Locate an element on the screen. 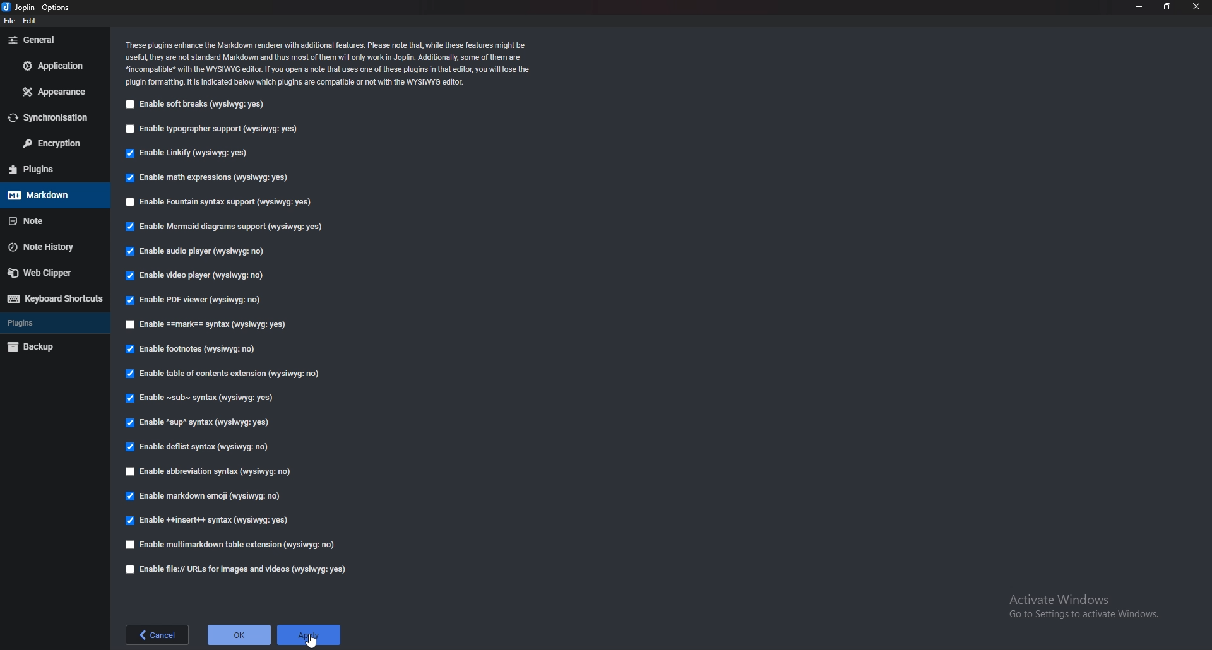  Enable soft breaks is located at coordinates (194, 105).